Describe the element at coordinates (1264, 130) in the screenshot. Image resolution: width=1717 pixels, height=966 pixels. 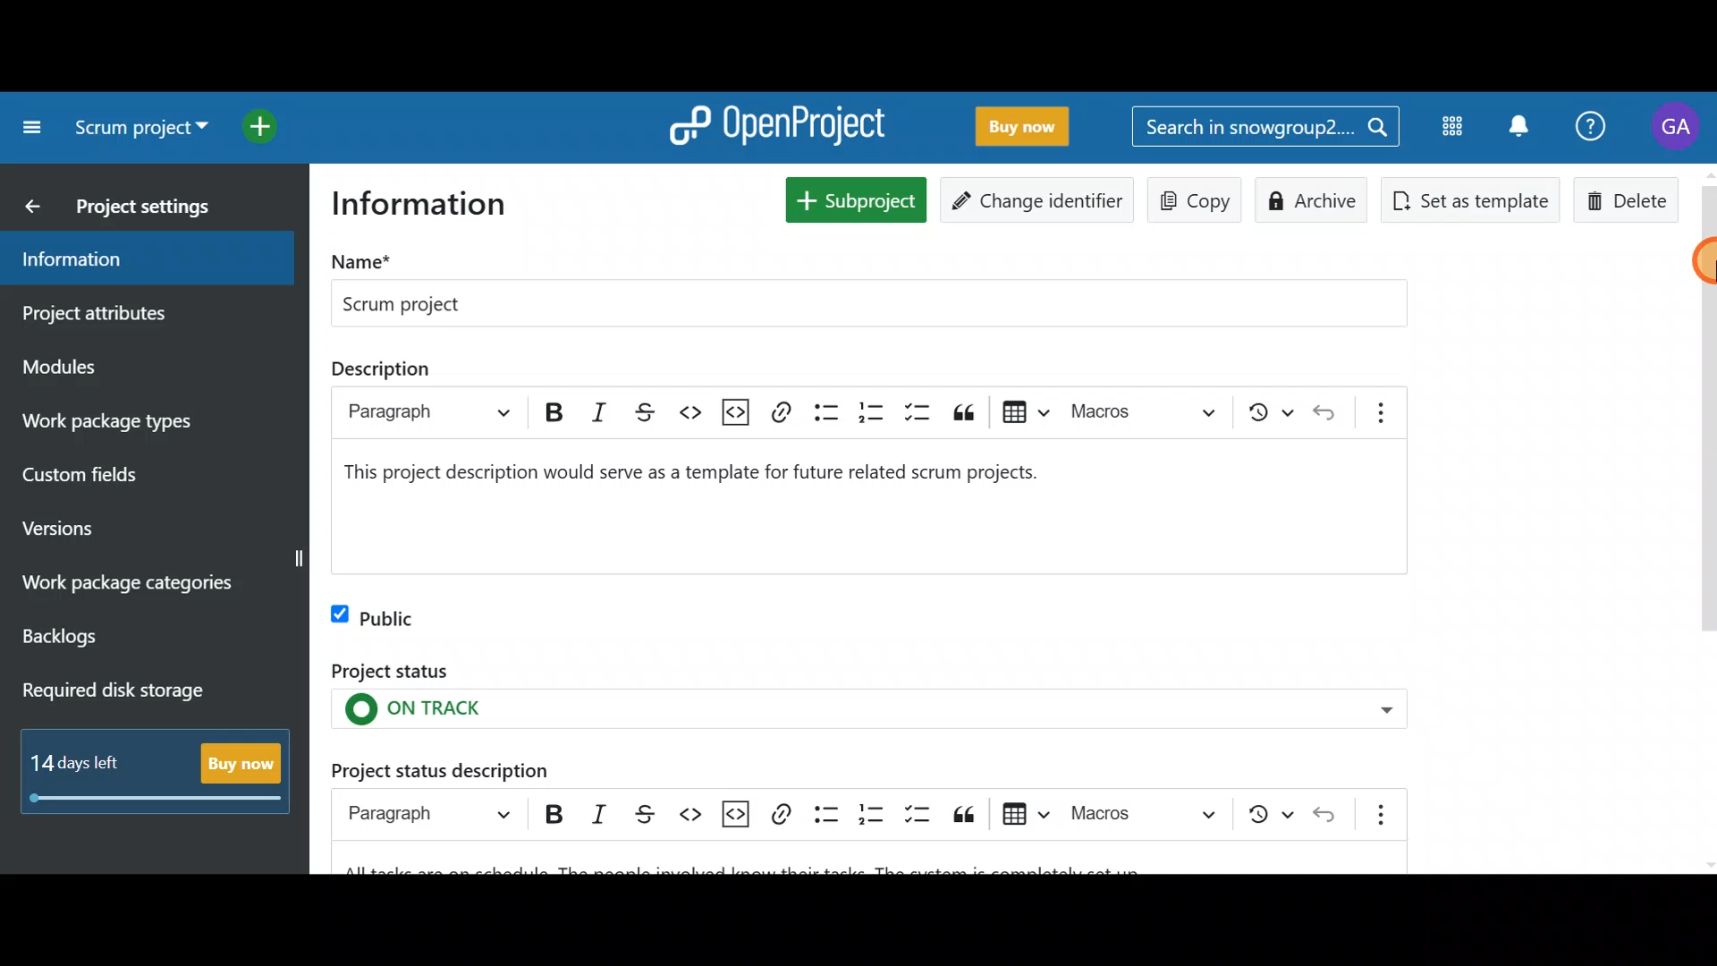
I see `Search bar` at that location.